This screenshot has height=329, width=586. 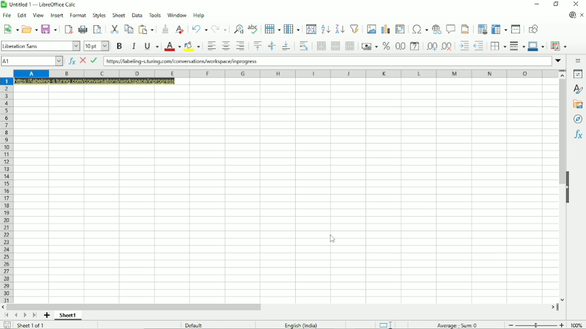 What do you see at coordinates (465, 28) in the screenshot?
I see `Headers and footers` at bounding box center [465, 28].